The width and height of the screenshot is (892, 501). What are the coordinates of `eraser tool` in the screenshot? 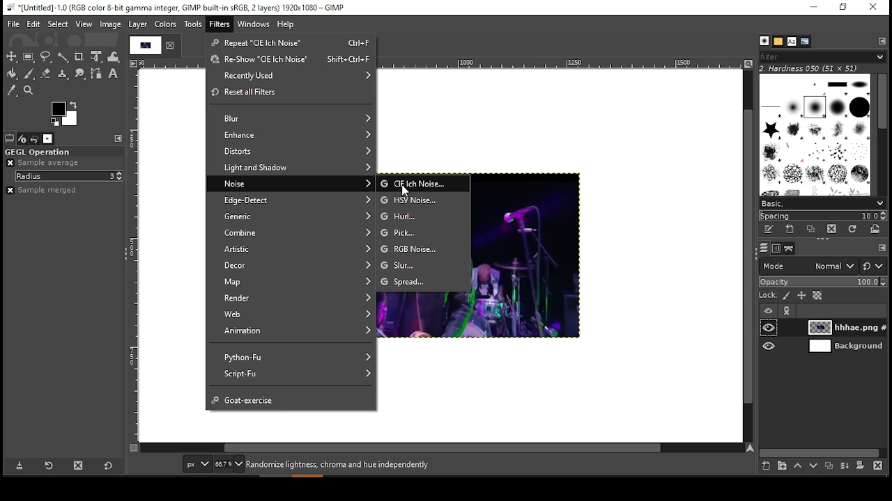 It's located at (45, 73).